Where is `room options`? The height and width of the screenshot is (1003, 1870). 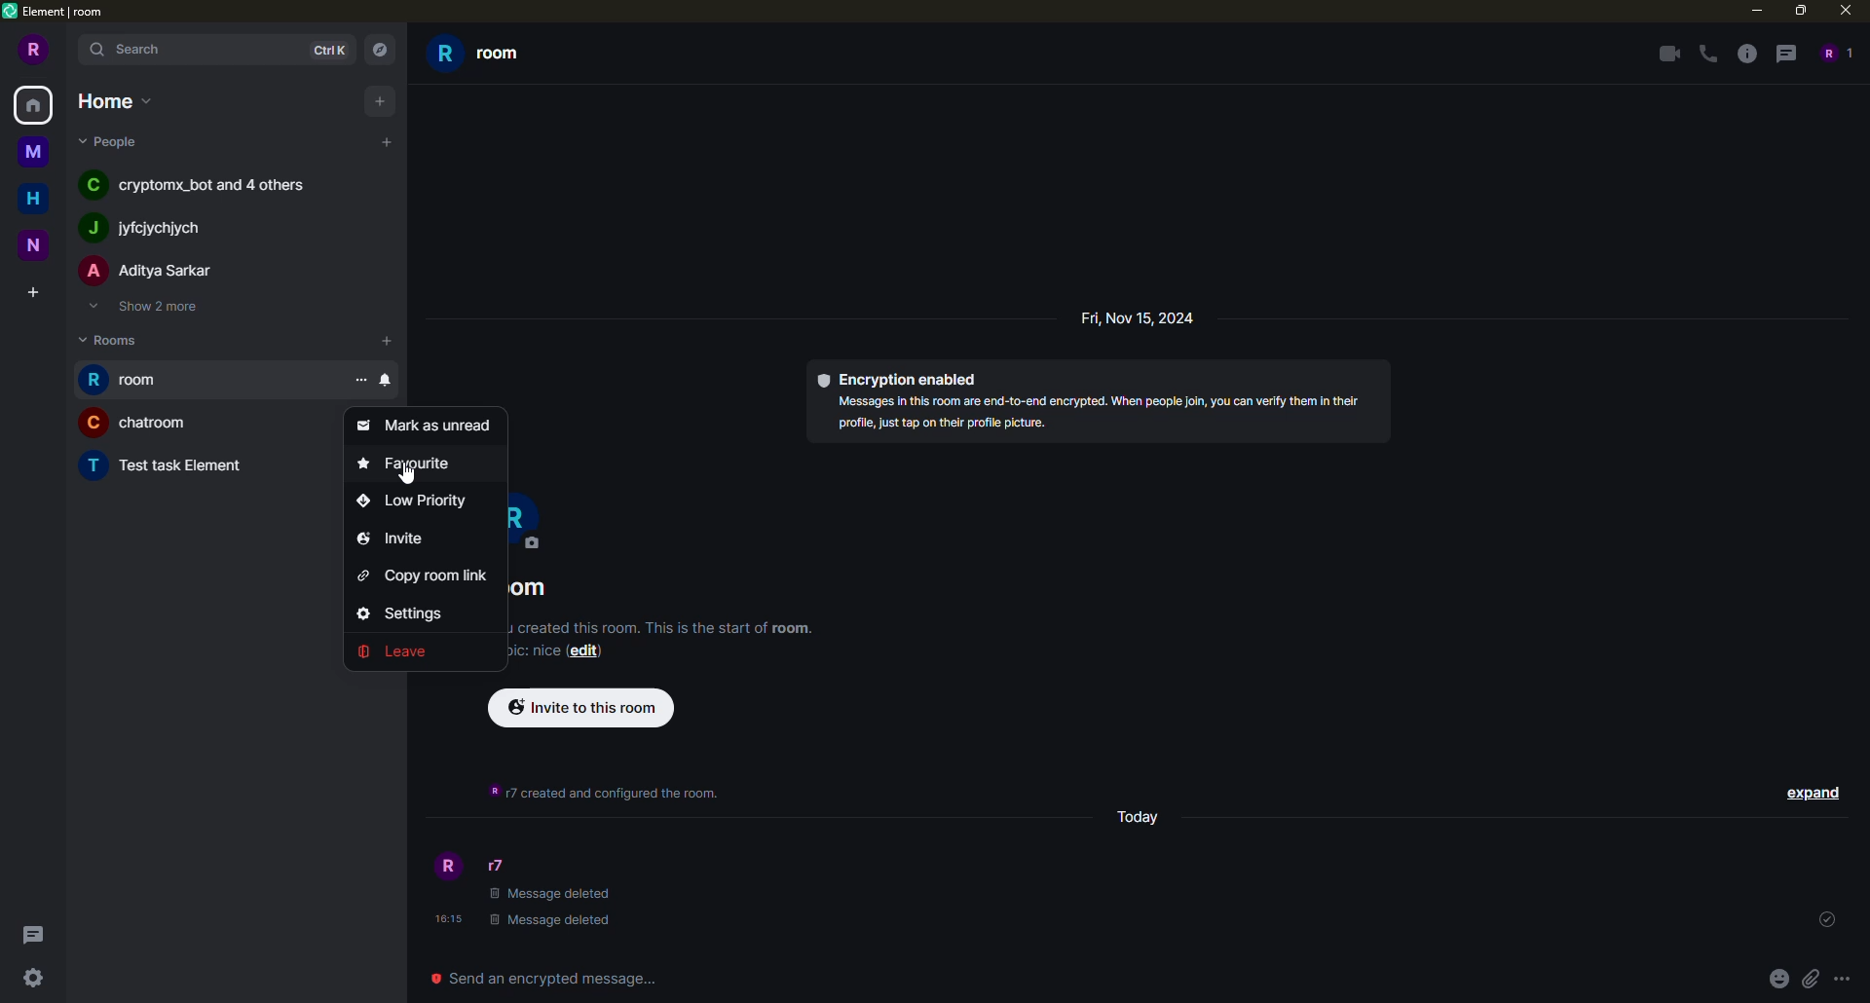
room options is located at coordinates (358, 381).